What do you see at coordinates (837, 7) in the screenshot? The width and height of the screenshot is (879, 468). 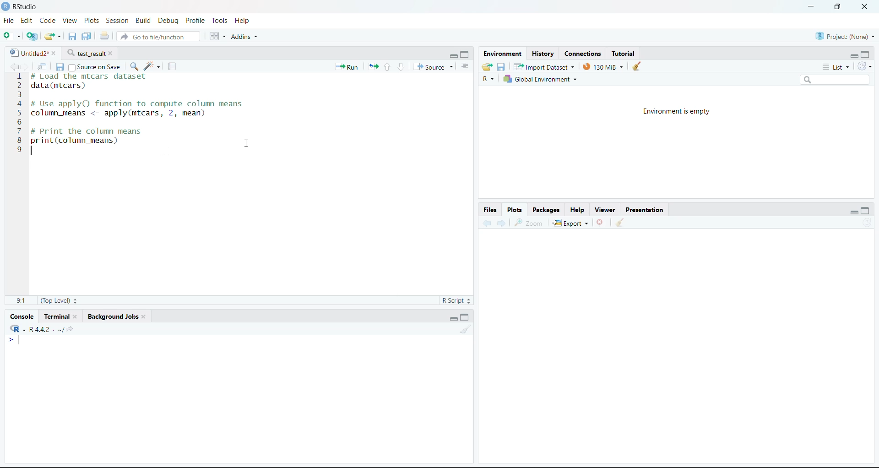 I see `Maximize` at bounding box center [837, 7].